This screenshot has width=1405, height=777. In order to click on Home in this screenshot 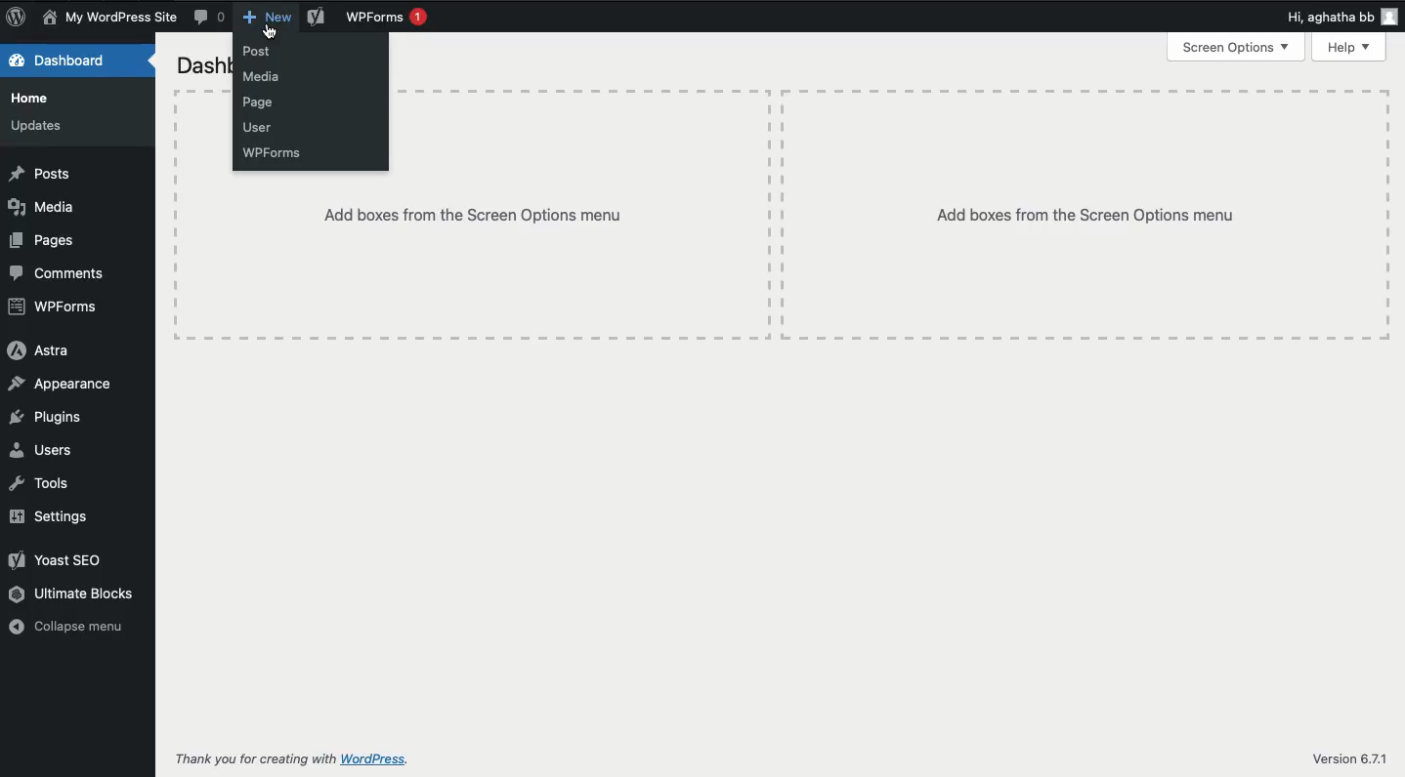, I will do `click(30, 97)`.